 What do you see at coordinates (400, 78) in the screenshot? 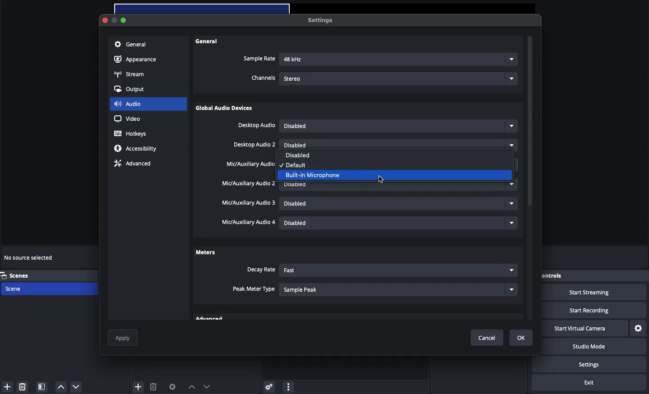
I see `Stereo` at bounding box center [400, 78].